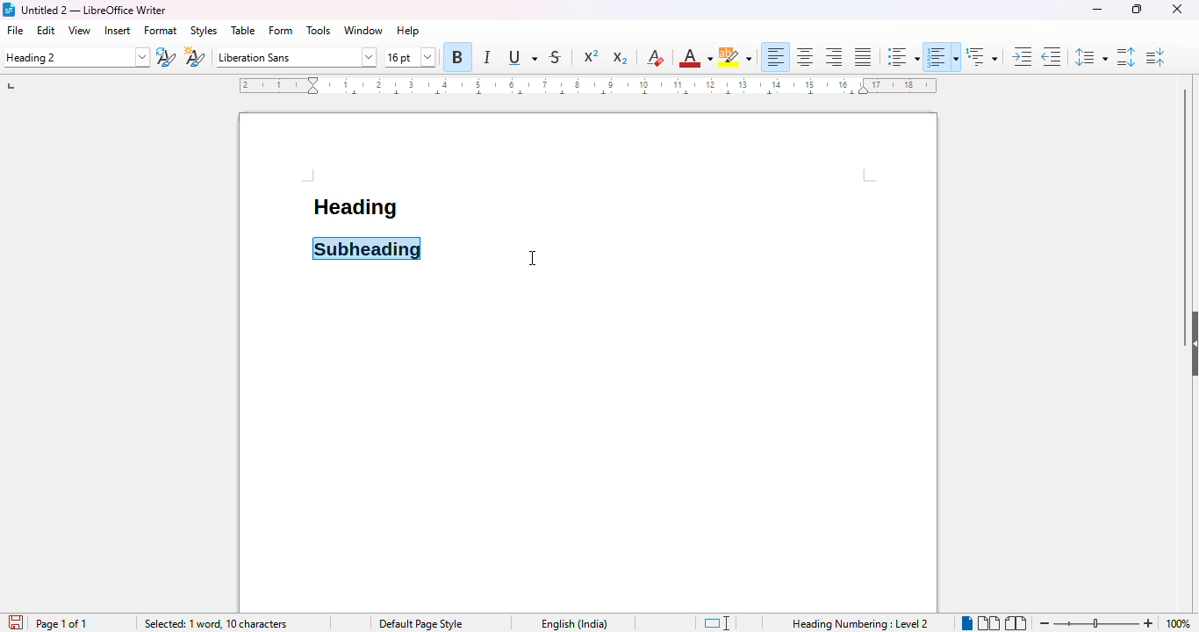 This screenshot has height=632, width=1199. Describe the element at coordinates (457, 57) in the screenshot. I see `bold` at that location.